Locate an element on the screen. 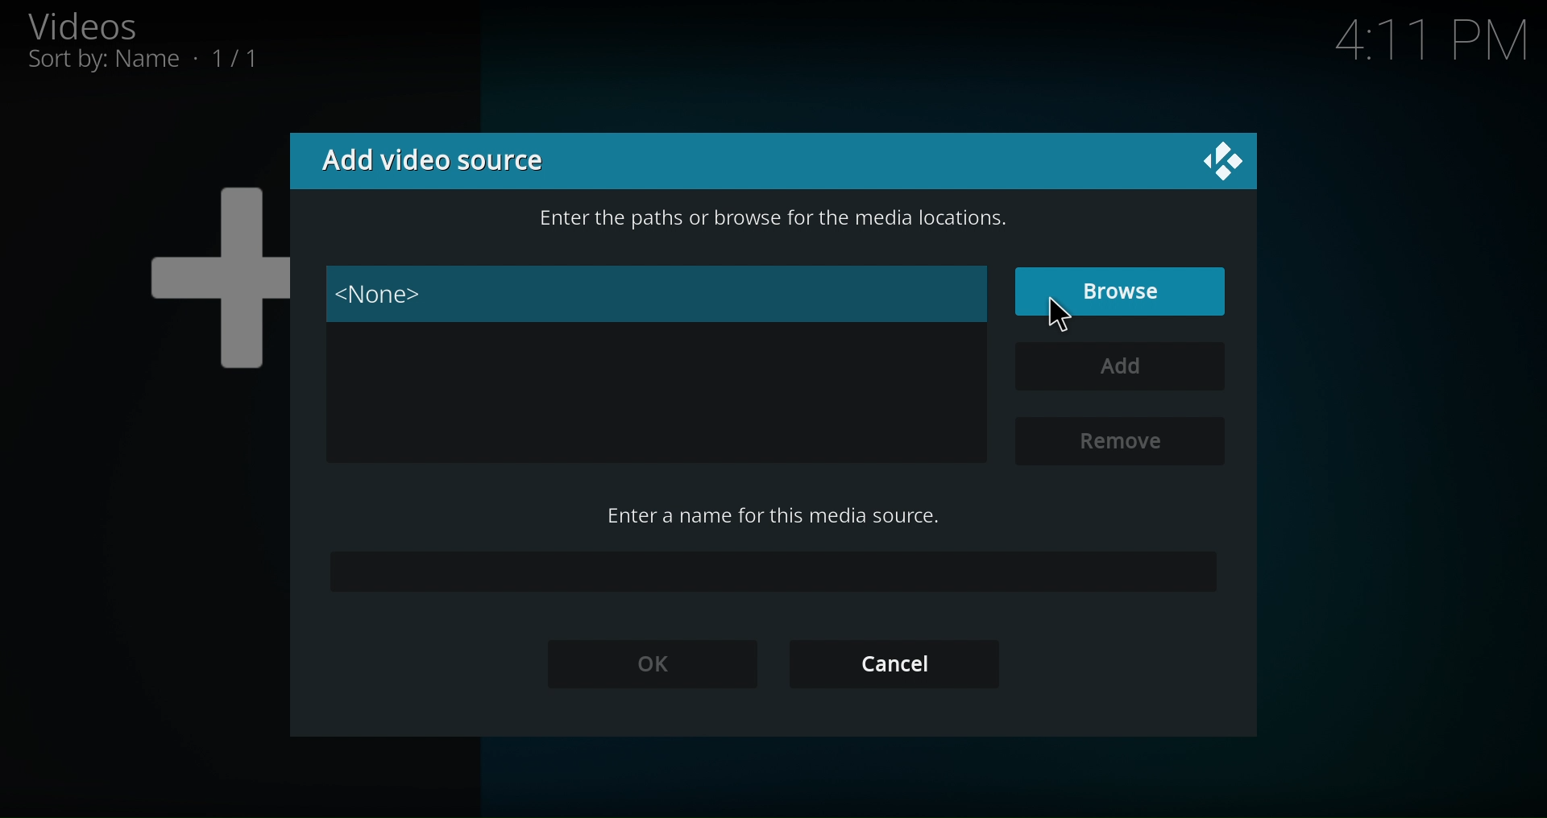  Enter a name for this media source is located at coordinates (774, 514).